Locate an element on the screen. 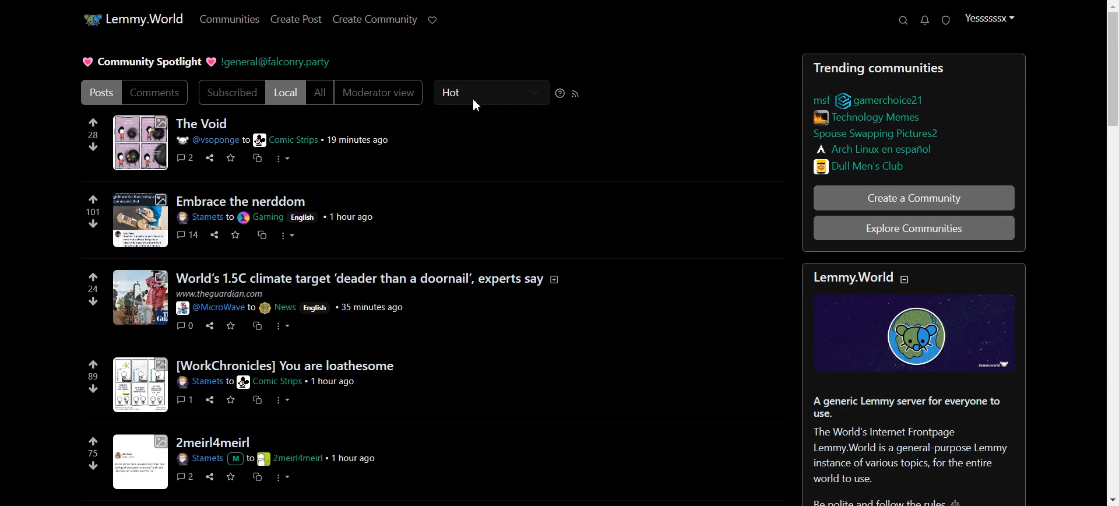  Search is located at coordinates (903, 20).